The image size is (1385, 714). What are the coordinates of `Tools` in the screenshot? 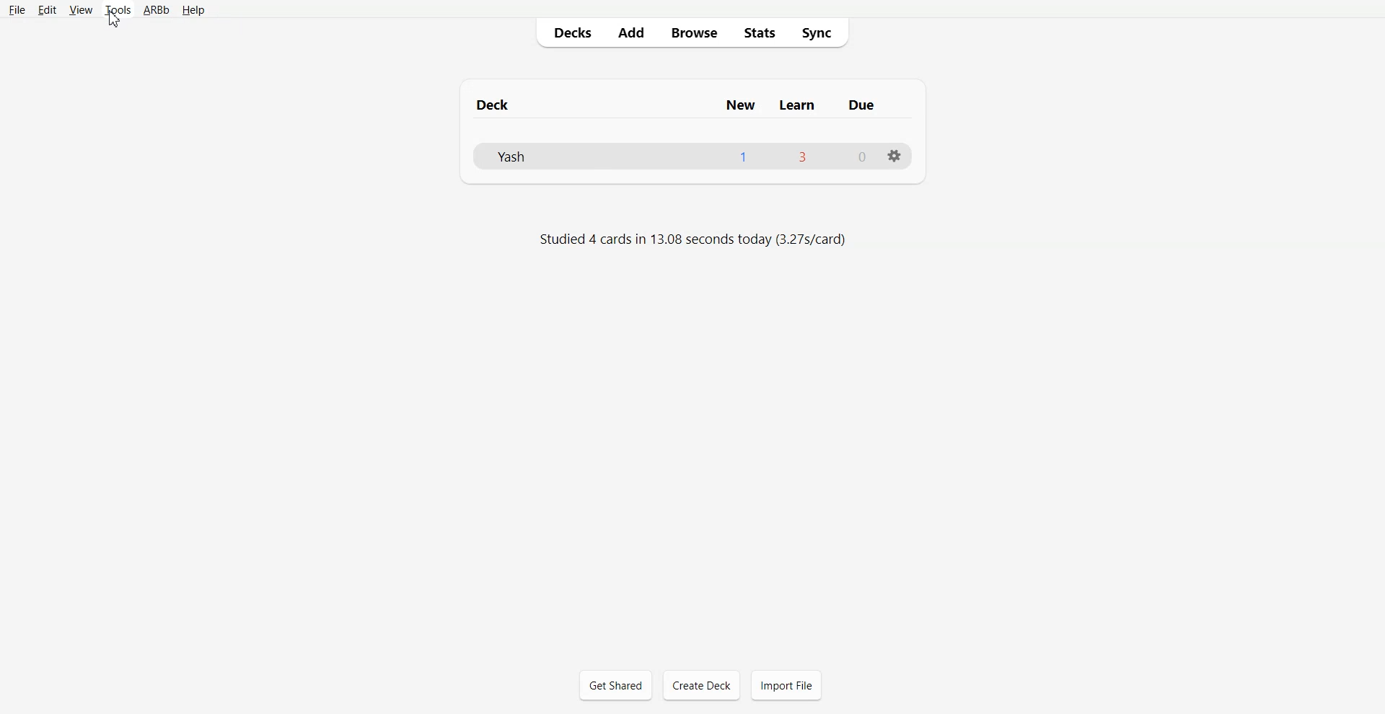 It's located at (118, 10).